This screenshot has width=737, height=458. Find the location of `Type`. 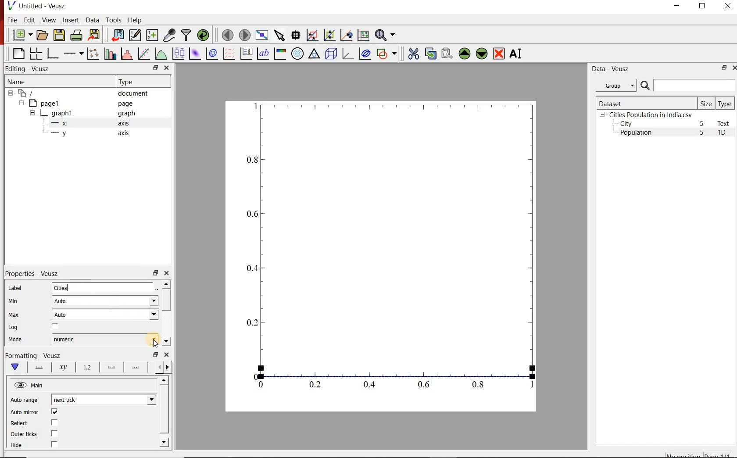

Type is located at coordinates (142, 82).